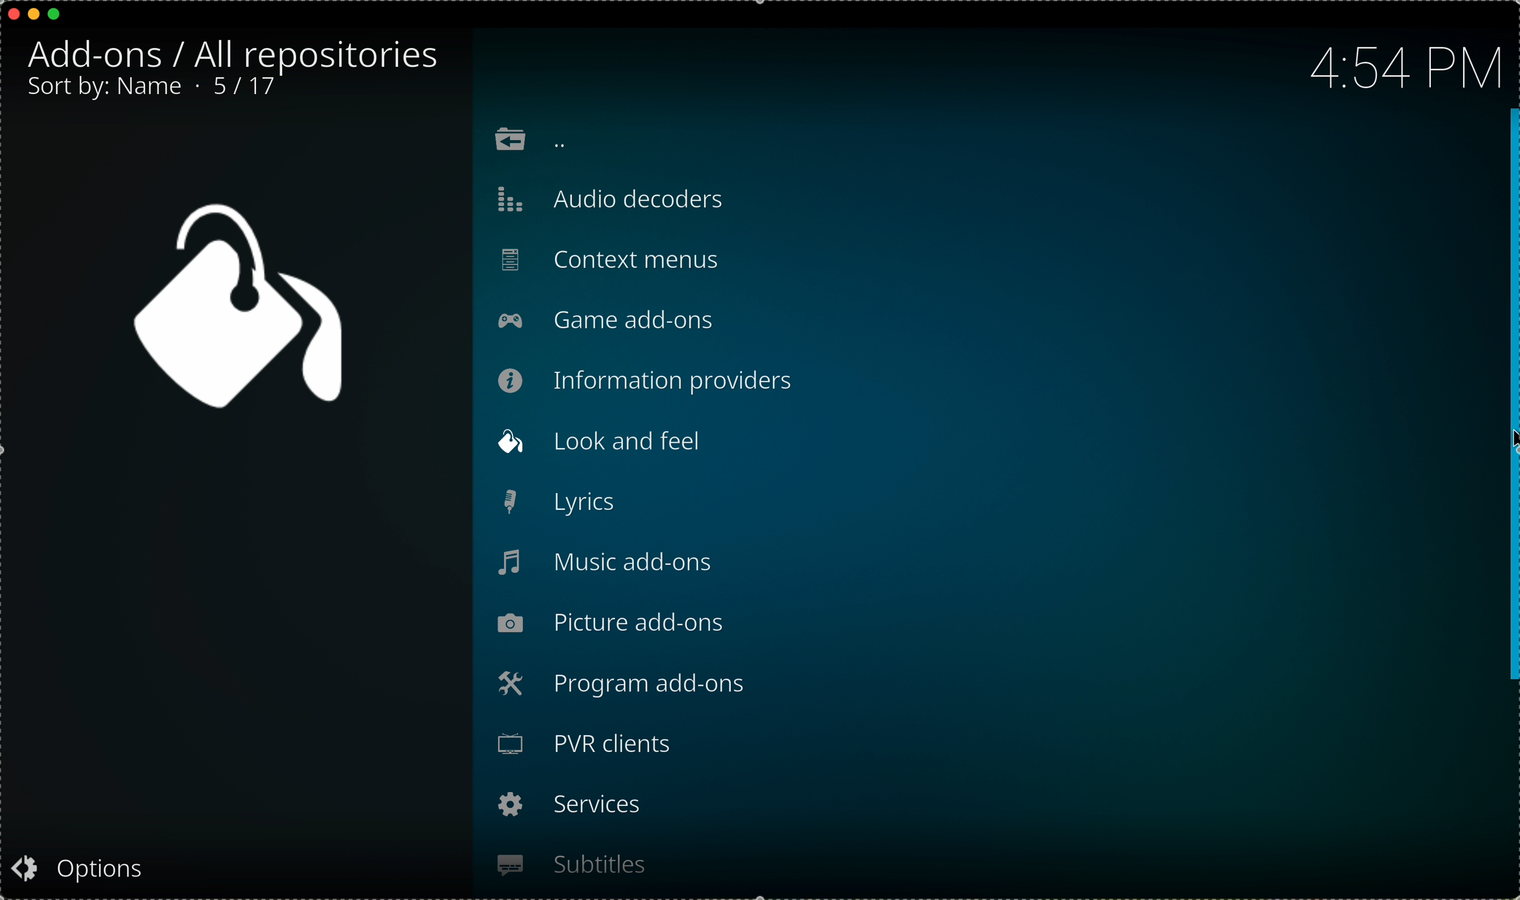  Describe the element at coordinates (1510, 397) in the screenshot. I see `mouse` at that location.